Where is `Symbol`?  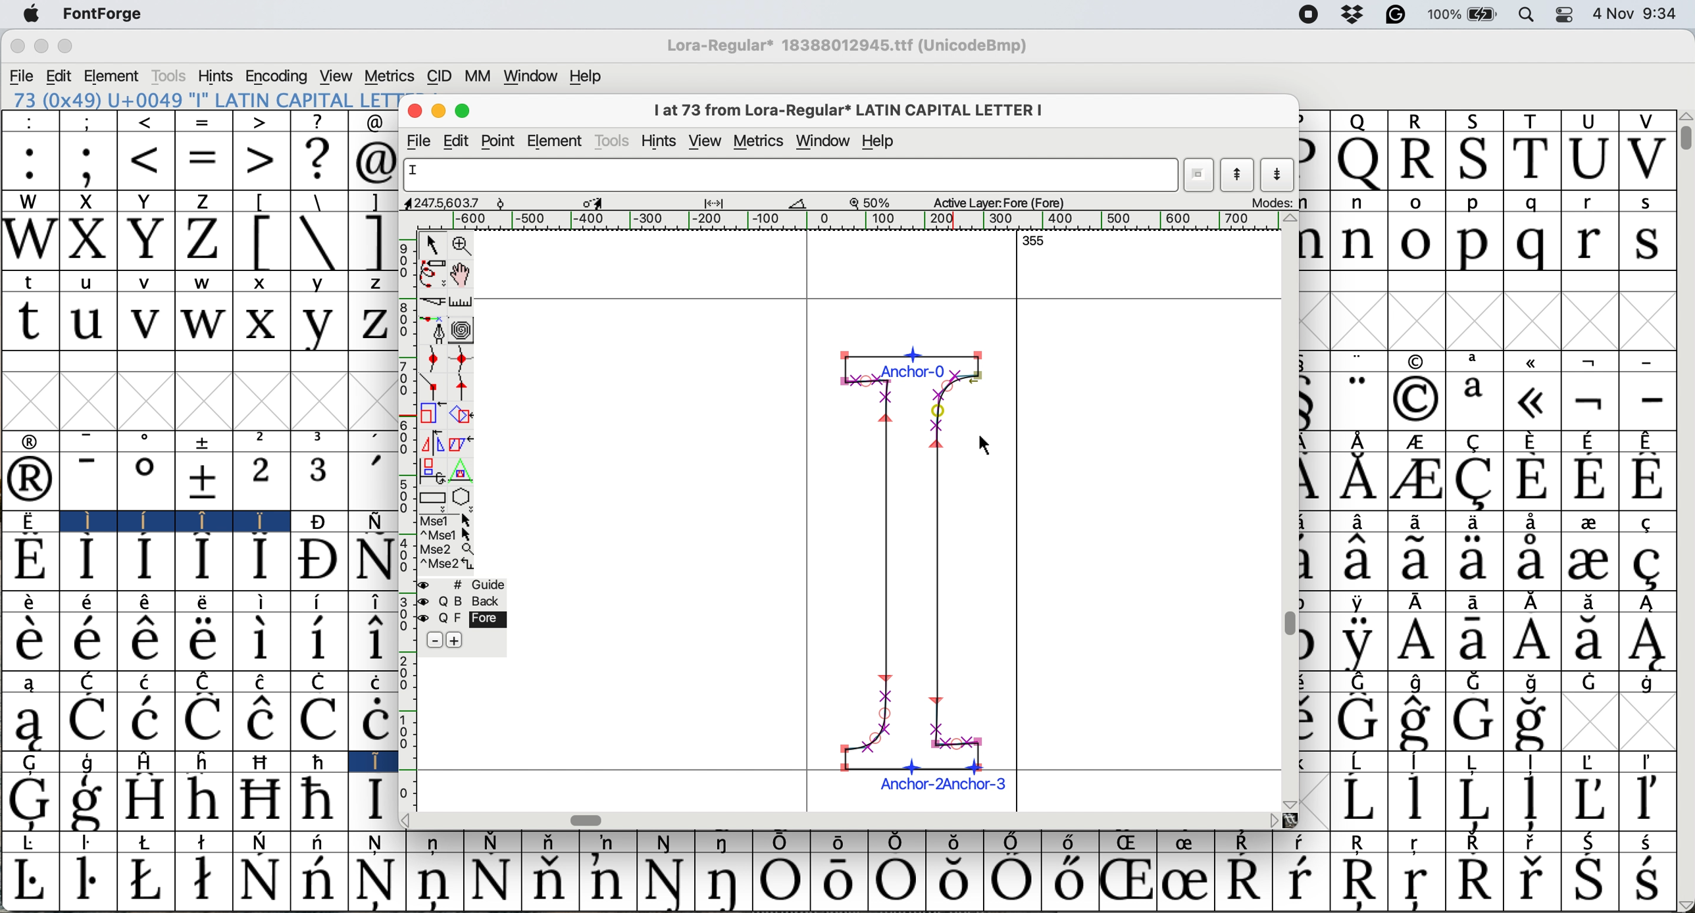 Symbol is located at coordinates (1246, 842).